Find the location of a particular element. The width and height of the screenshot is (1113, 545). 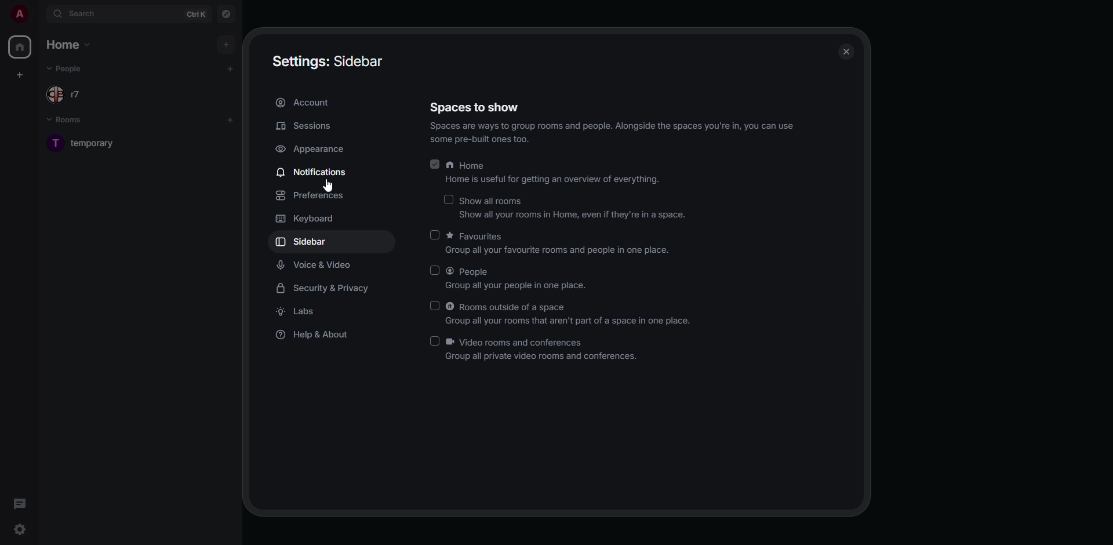

search is located at coordinates (86, 14).